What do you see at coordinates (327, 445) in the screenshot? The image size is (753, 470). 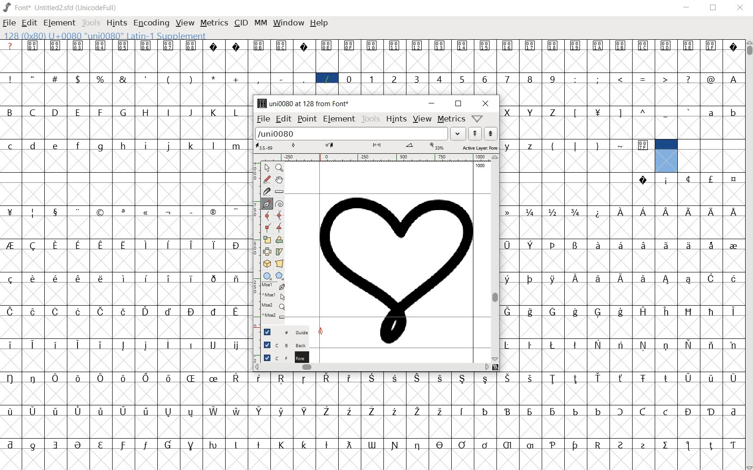 I see `glyph` at bounding box center [327, 445].